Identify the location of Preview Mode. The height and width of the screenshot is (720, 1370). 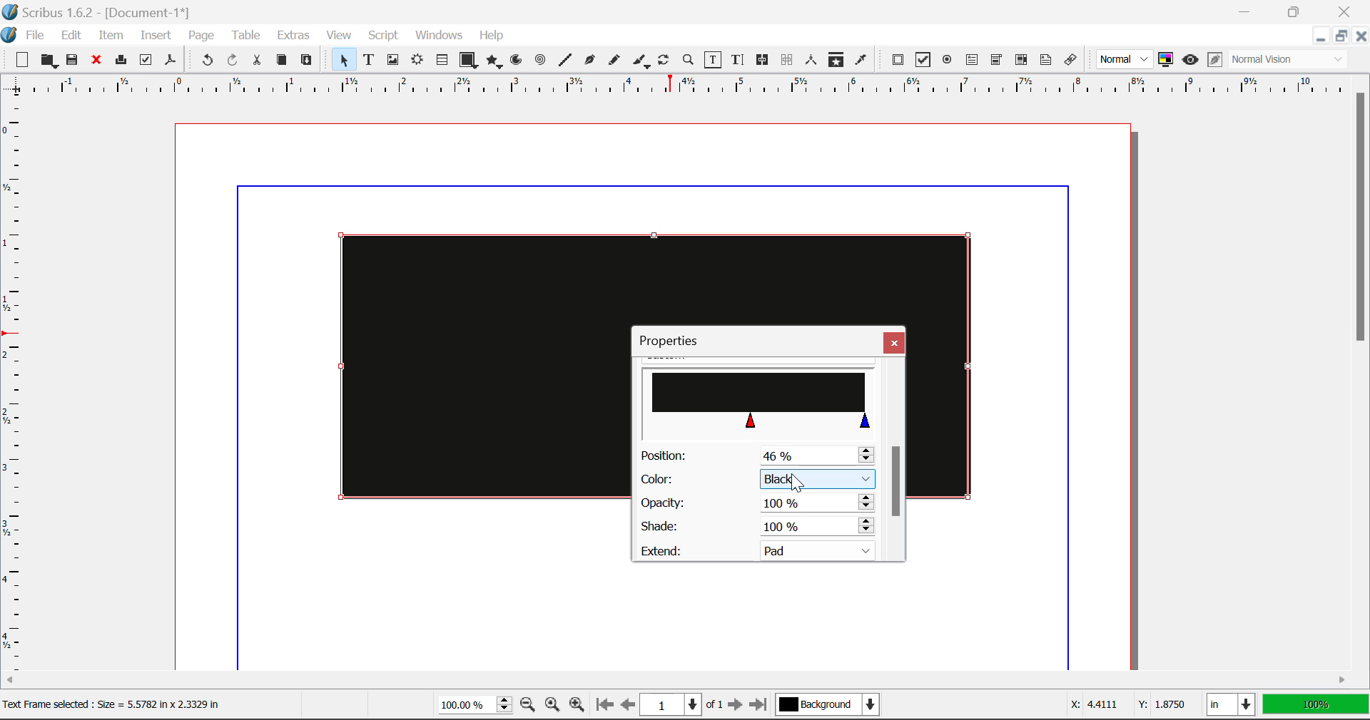
(1190, 60).